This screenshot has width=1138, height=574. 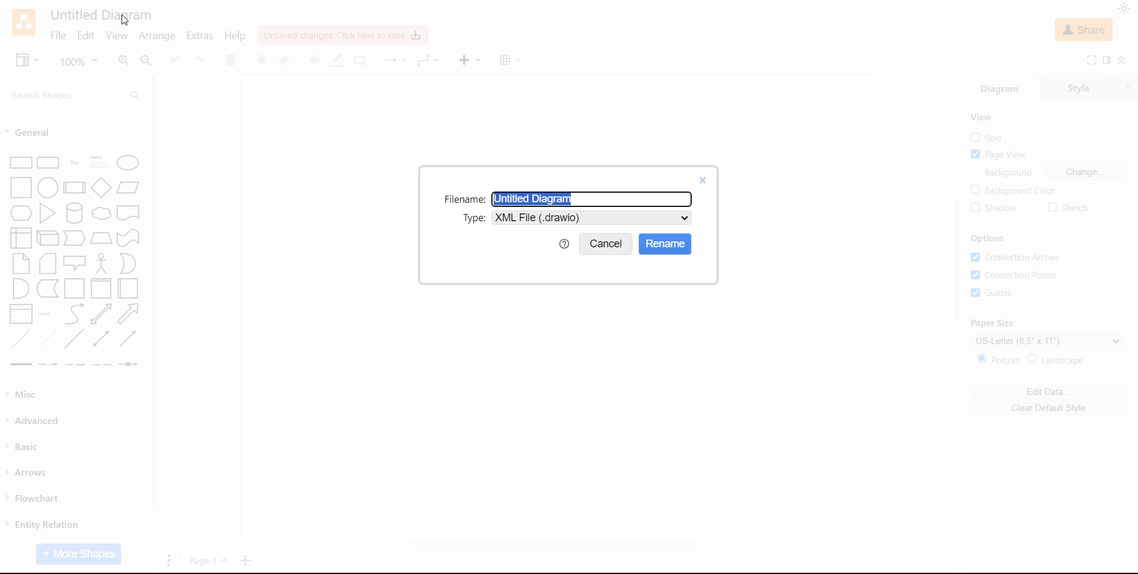 What do you see at coordinates (43, 524) in the screenshot?
I see `Entity relation ` at bounding box center [43, 524].